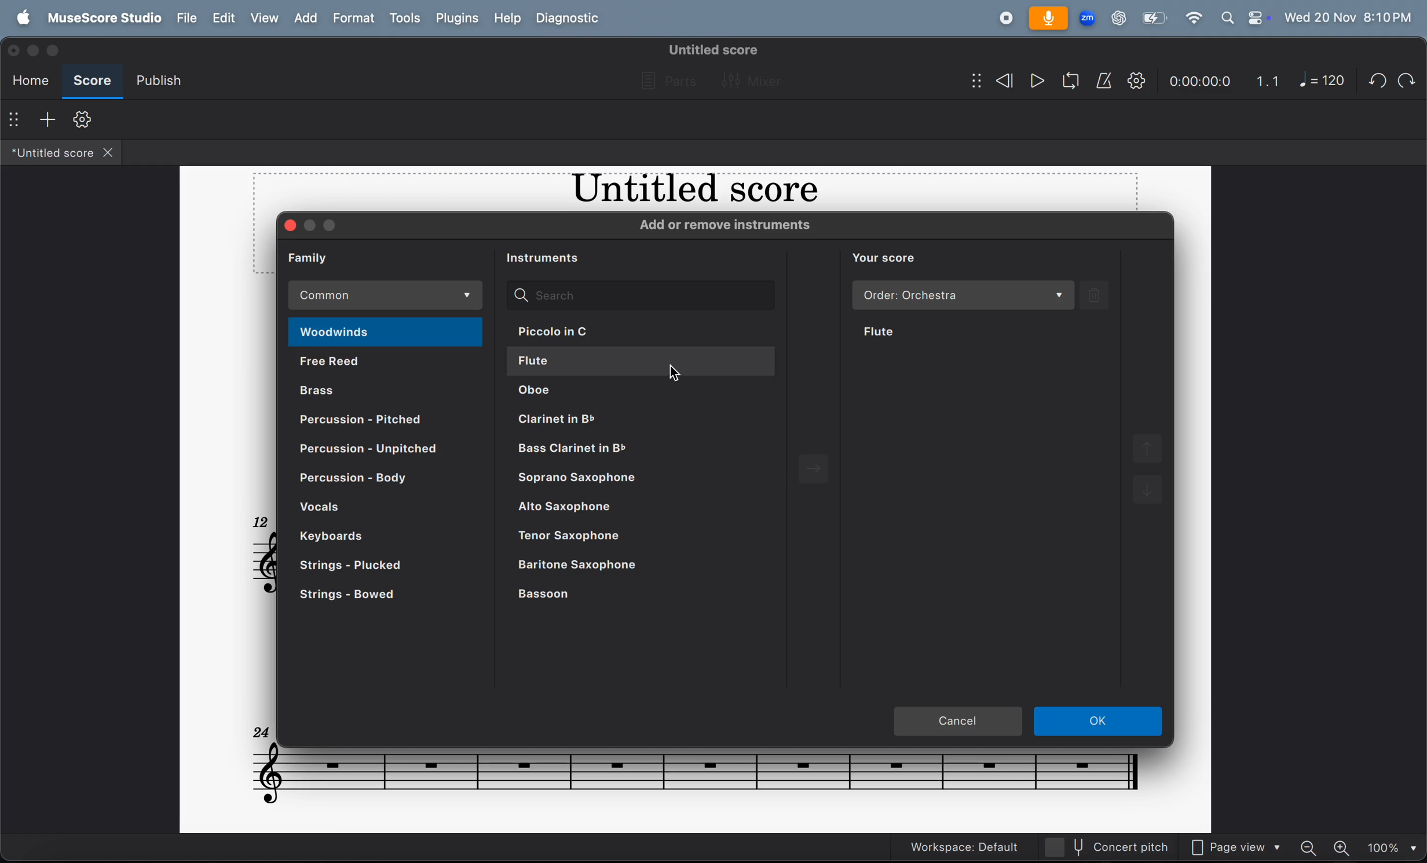  Describe the element at coordinates (356, 19) in the screenshot. I see `format` at that location.